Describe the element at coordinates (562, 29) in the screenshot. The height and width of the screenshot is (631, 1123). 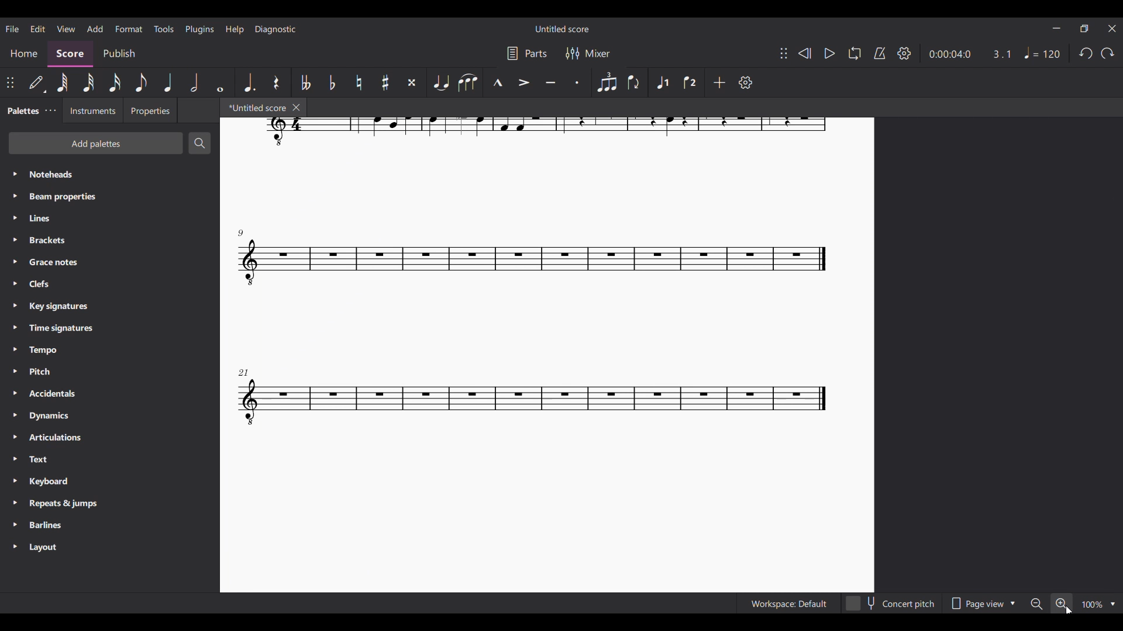
I see `Untitled score` at that location.